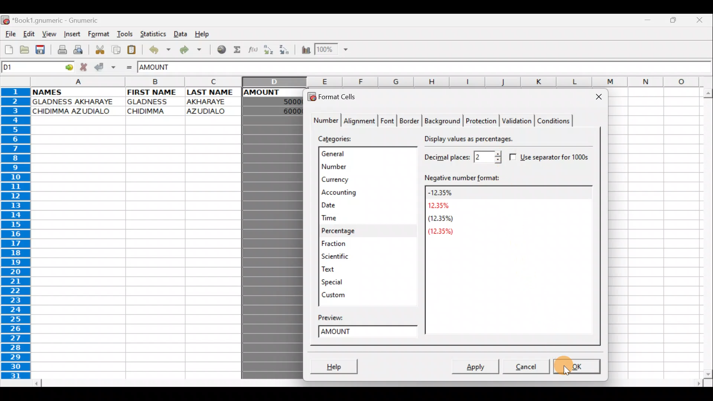 The width and height of the screenshot is (713, 401). I want to click on Format, so click(98, 35).